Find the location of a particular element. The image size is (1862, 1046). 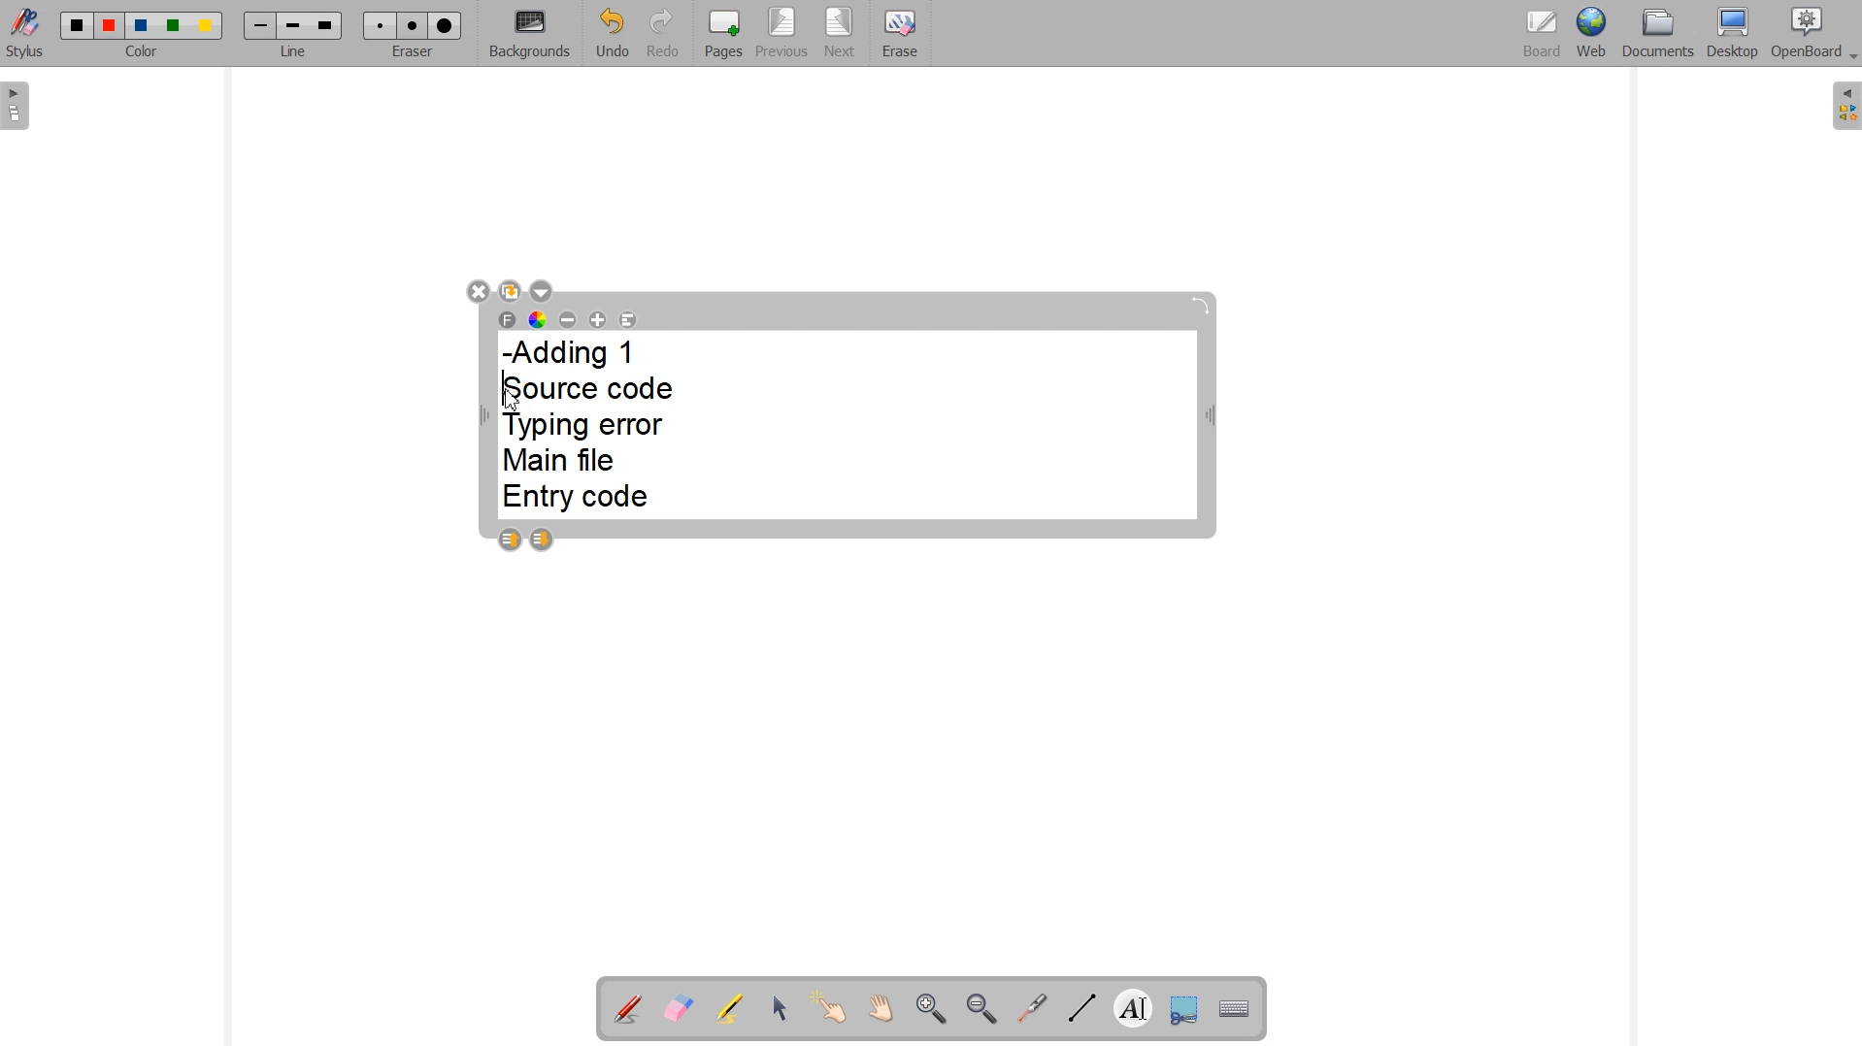

Backgrounds is located at coordinates (529, 34).